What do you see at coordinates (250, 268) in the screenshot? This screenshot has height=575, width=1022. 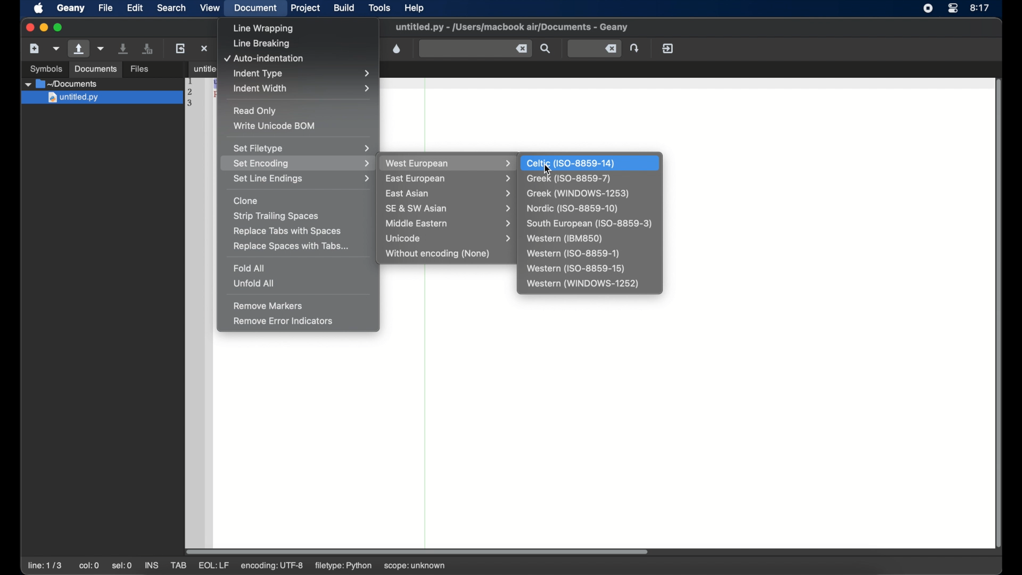 I see `fold all` at bounding box center [250, 268].